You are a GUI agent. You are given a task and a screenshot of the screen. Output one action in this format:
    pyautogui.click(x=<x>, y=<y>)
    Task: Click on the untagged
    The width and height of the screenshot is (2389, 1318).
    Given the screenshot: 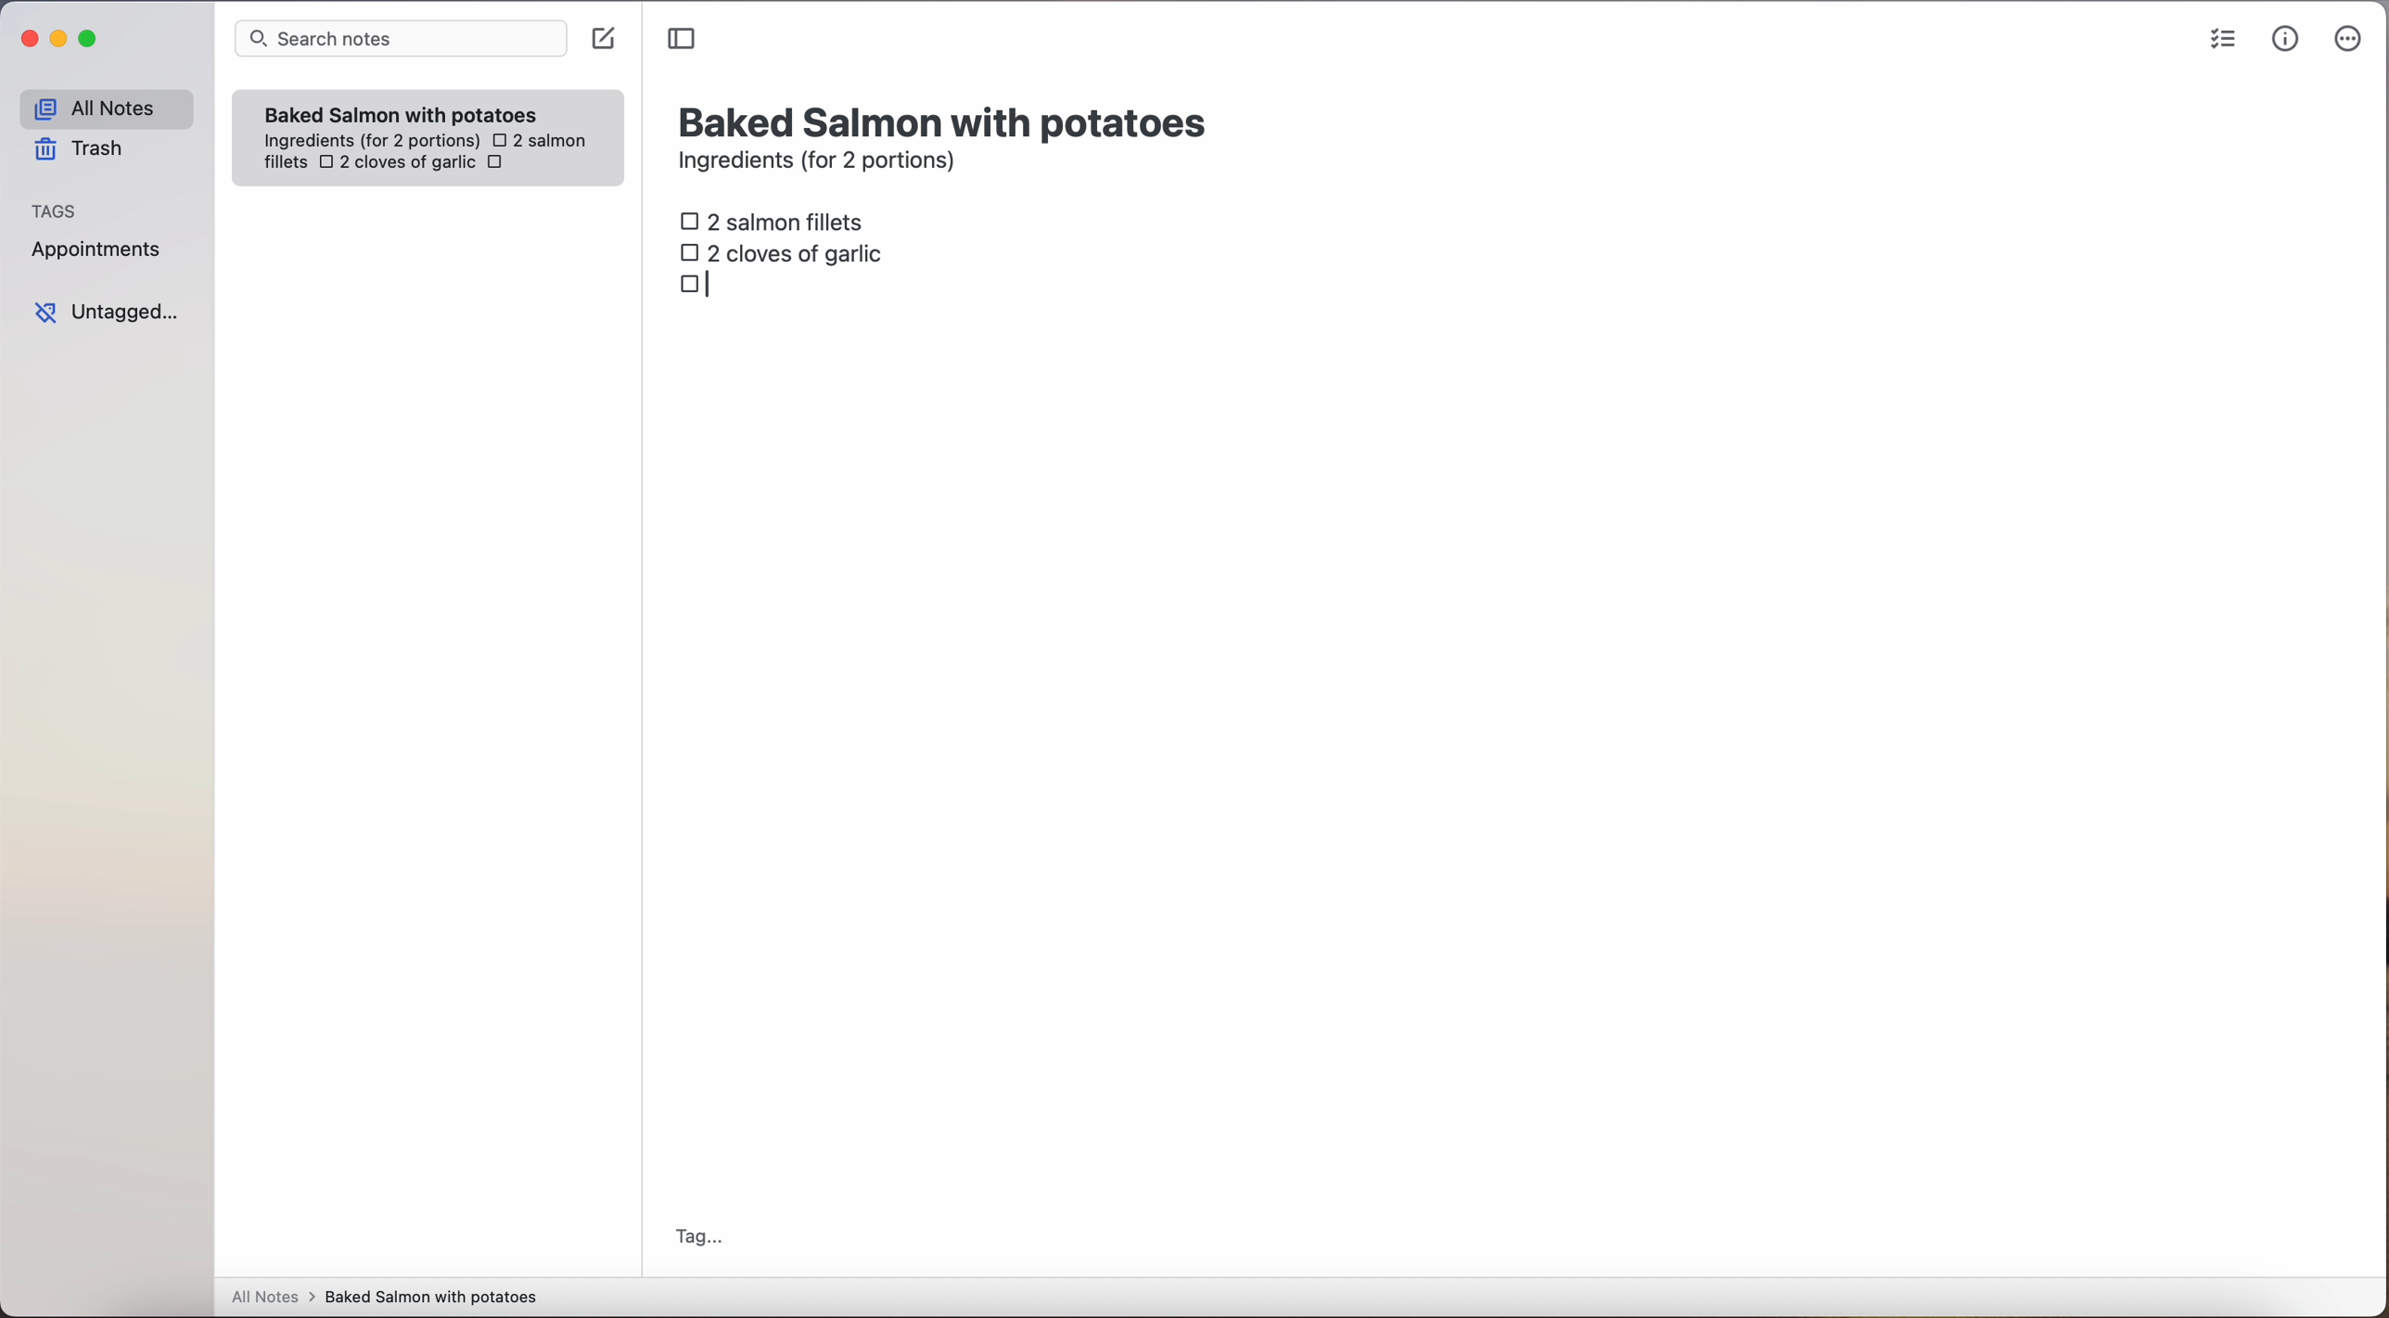 What is the action you would take?
    pyautogui.click(x=109, y=312)
    